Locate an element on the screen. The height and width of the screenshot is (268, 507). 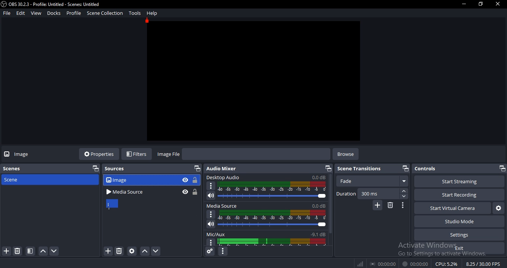
file is located at coordinates (7, 13).